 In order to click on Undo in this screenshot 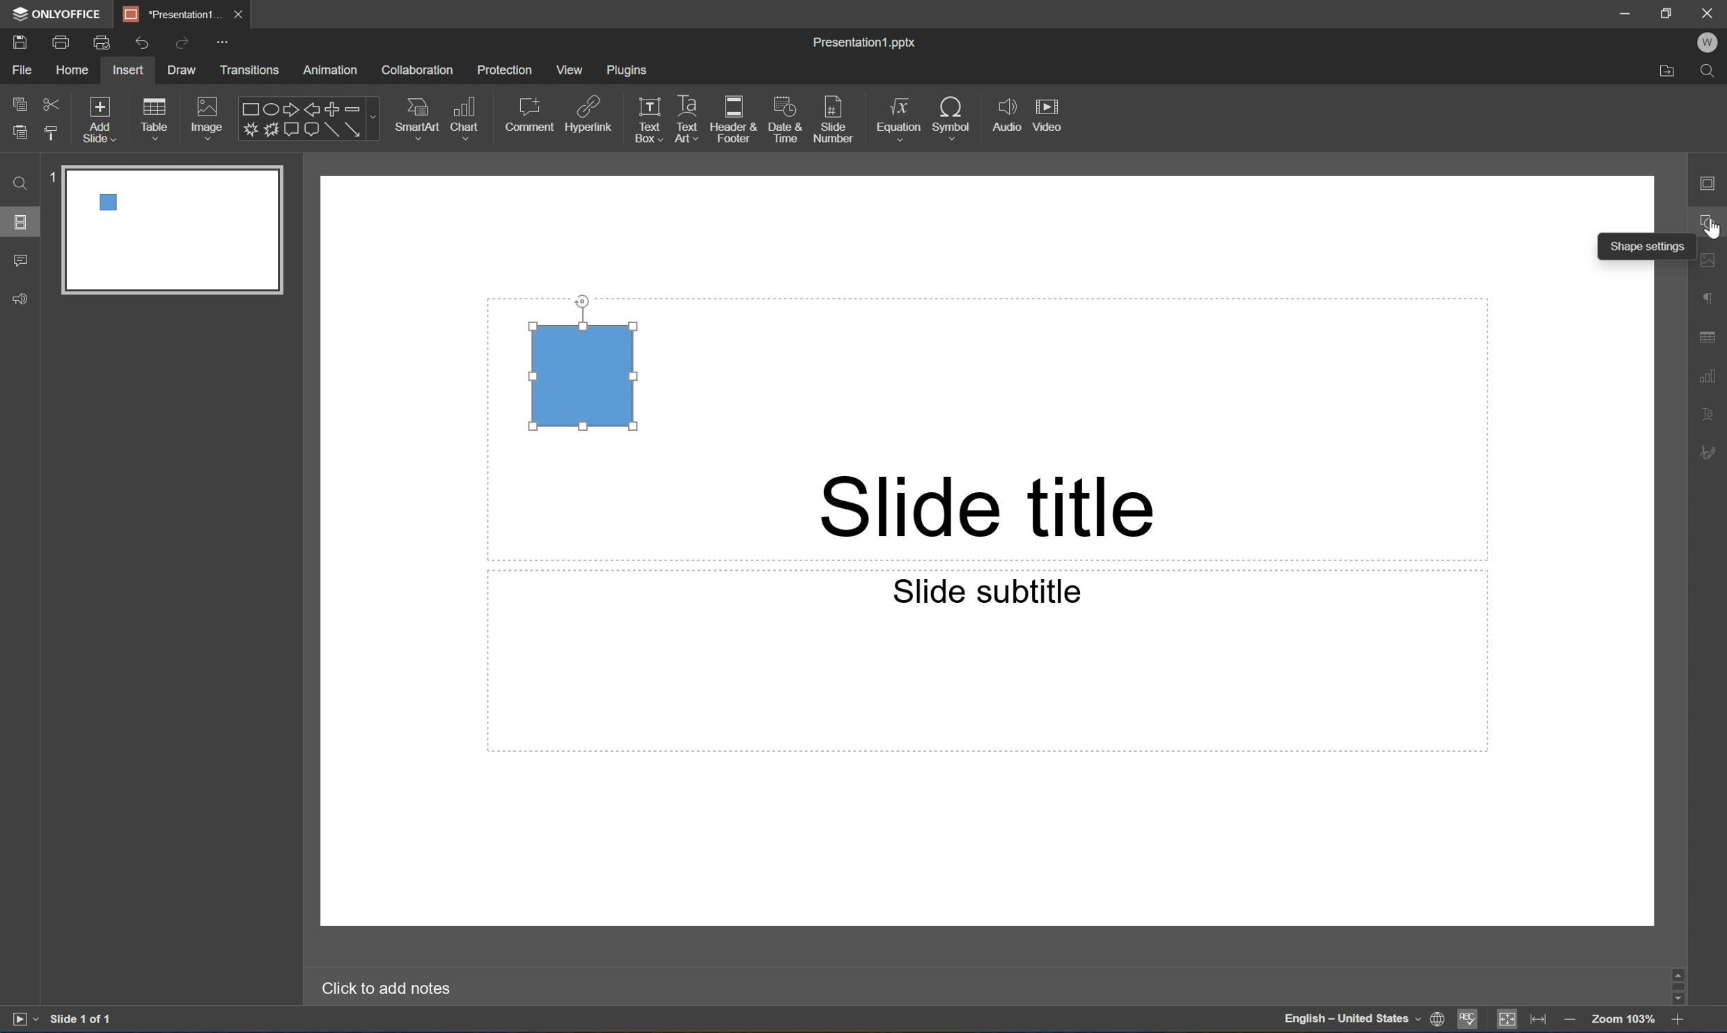, I will do `click(141, 44)`.